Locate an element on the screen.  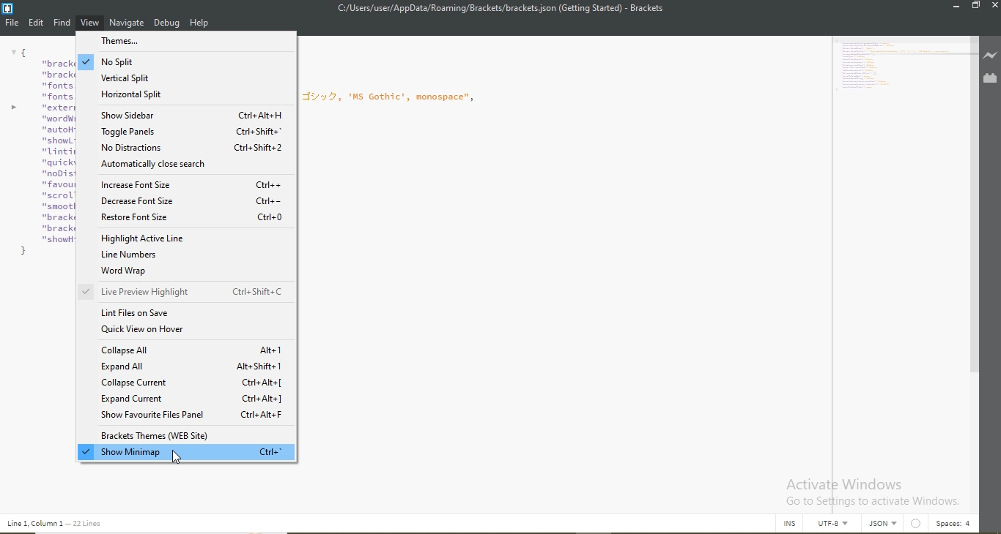
Find is located at coordinates (62, 23).